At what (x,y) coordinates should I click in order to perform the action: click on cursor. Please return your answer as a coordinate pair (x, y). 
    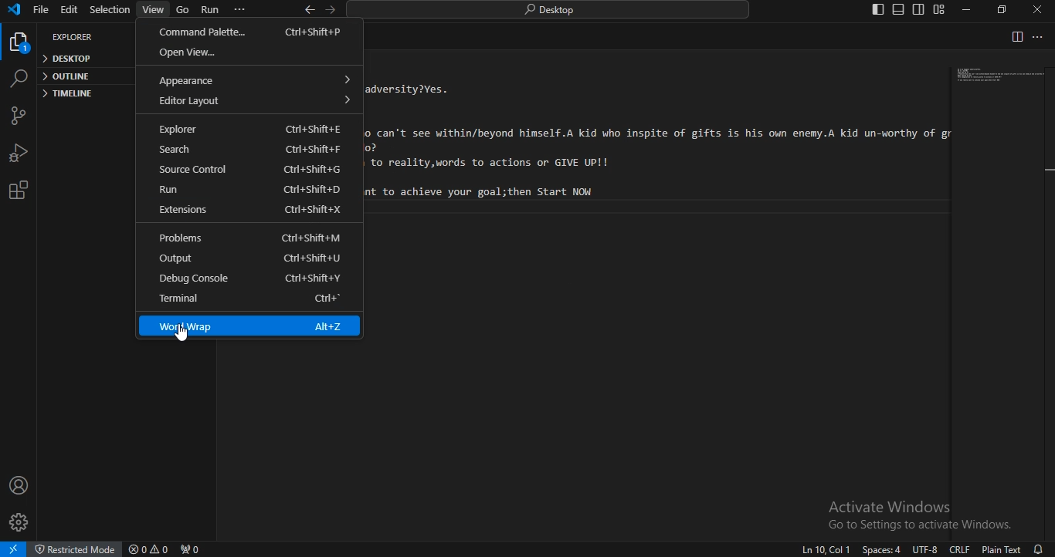
    Looking at the image, I should click on (185, 336).